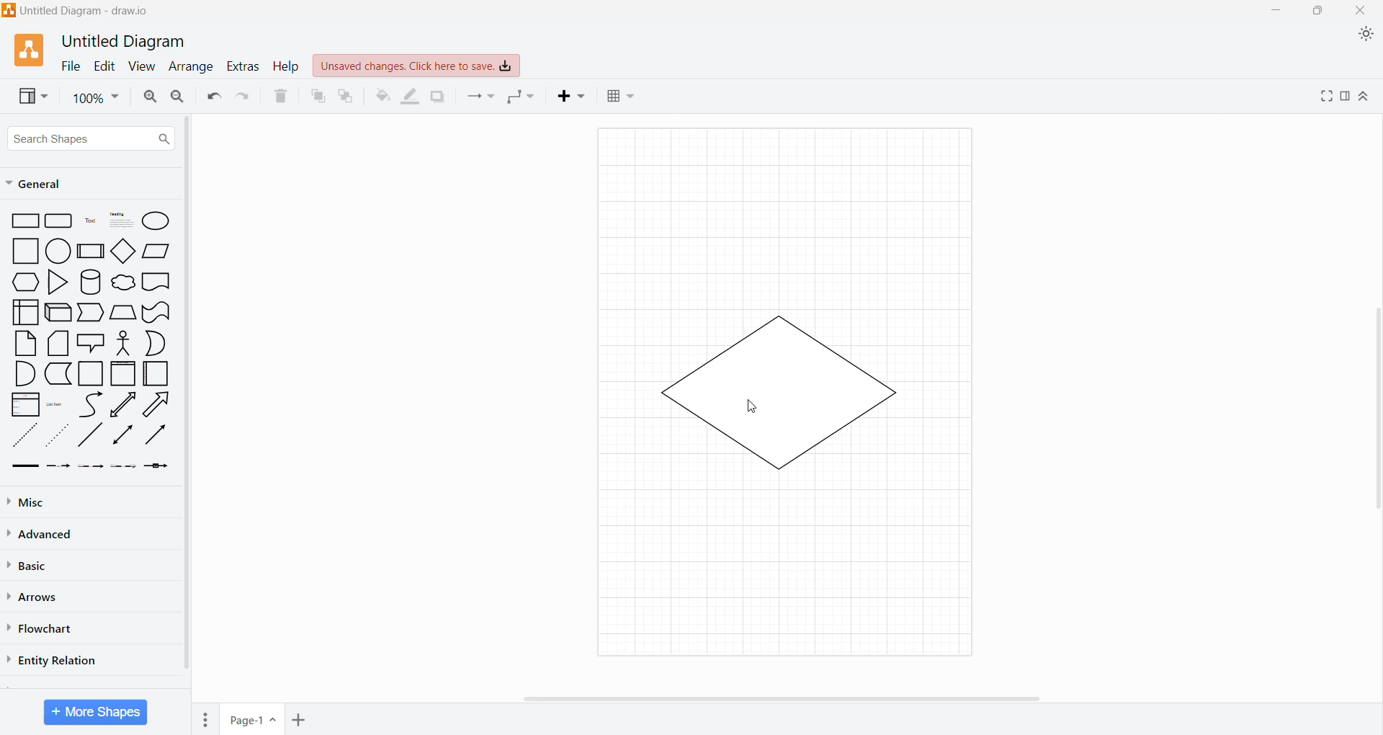  I want to click on Directional Connector, so click(158, 438).